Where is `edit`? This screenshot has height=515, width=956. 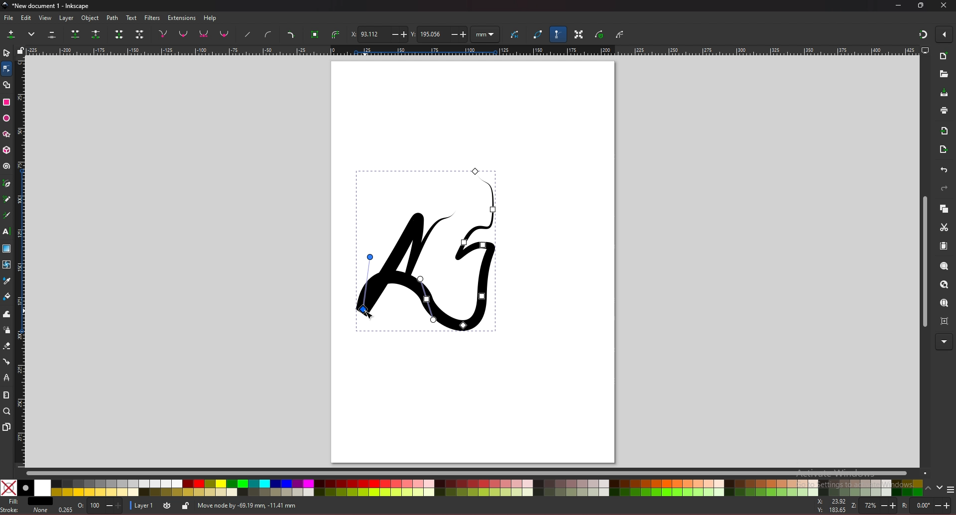
edit is located at coordinates (26, 18).